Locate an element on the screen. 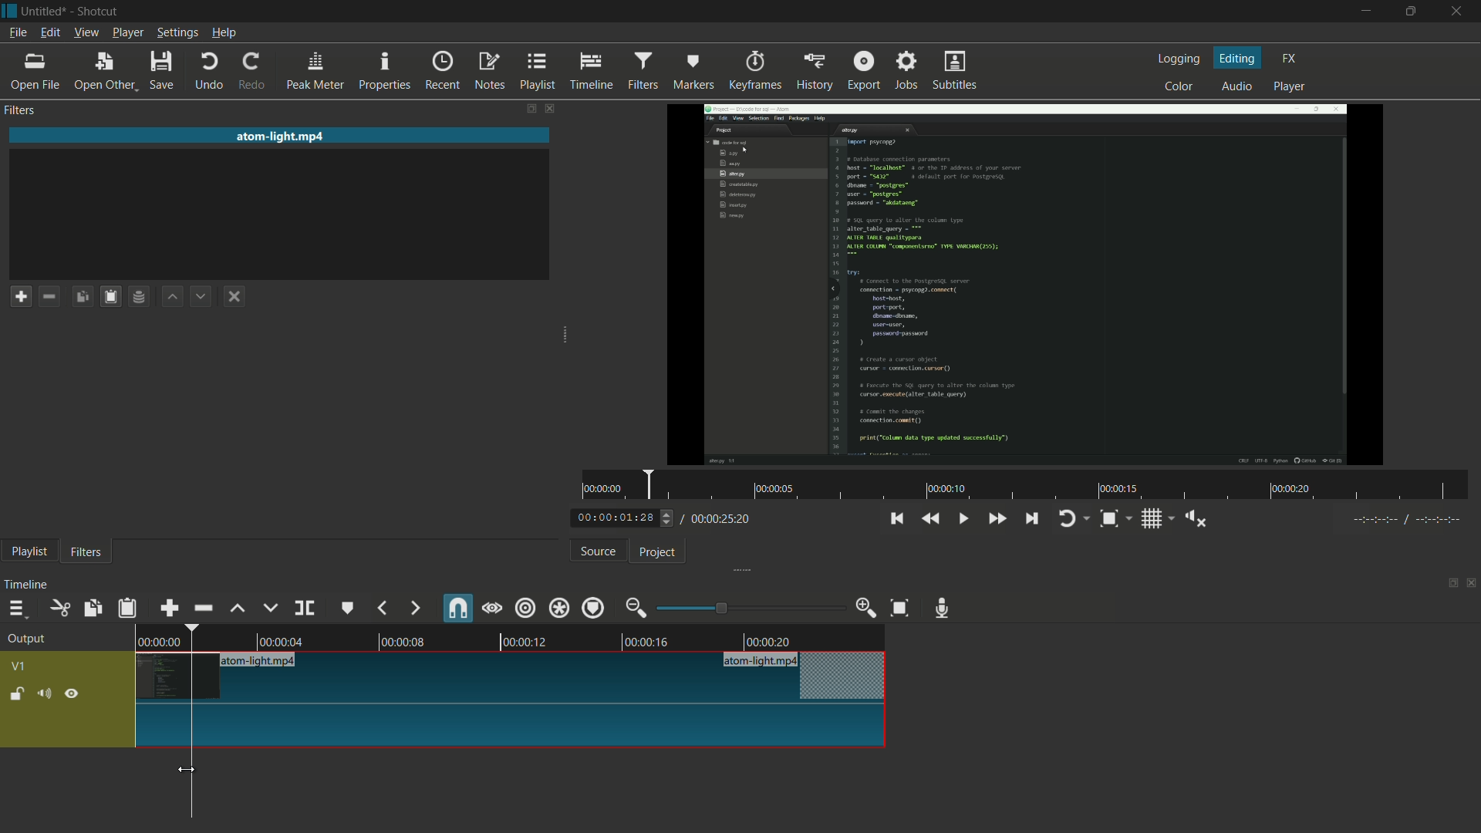 The height and width of the screenshot is (833, 1481). peak meter is located at coordinates (315, 72).